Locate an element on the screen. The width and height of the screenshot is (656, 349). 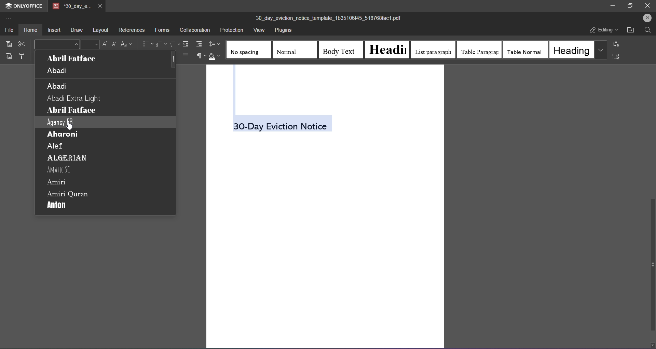
font size is located at coordinates (90, 44).